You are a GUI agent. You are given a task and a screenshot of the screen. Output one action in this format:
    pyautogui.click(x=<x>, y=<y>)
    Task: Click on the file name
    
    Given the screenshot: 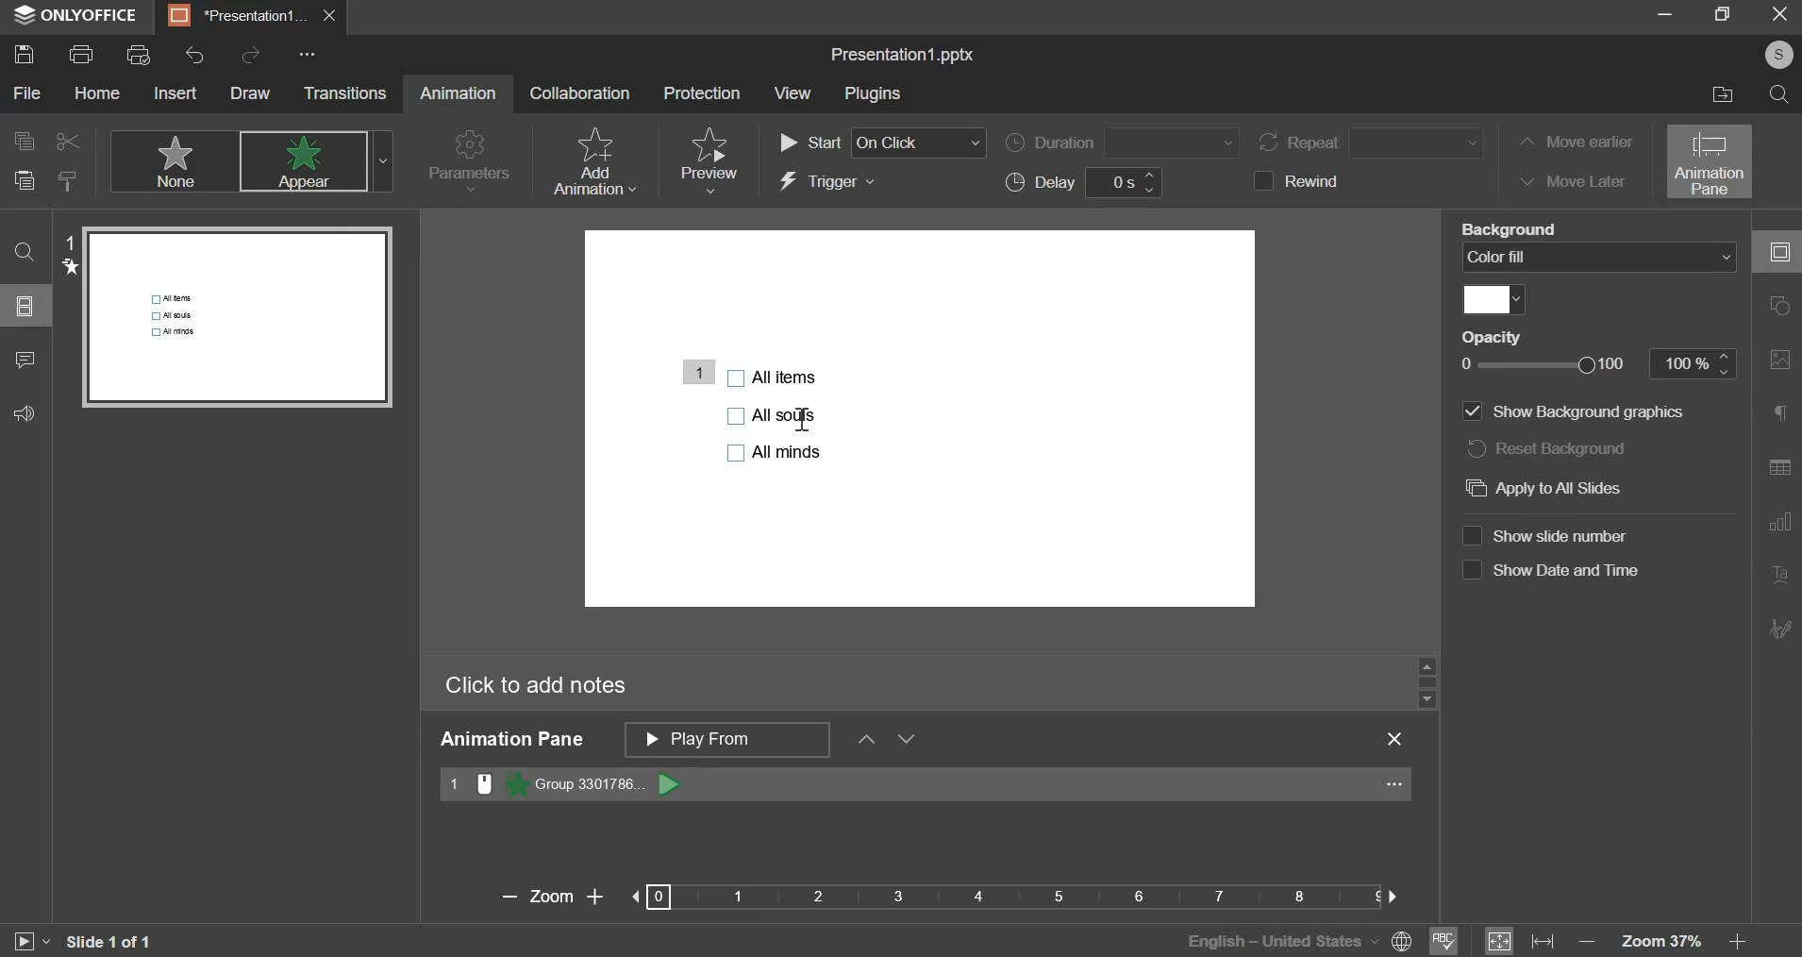 What is the action you would take?
    pyautogui.click(x=903, y=56)
    